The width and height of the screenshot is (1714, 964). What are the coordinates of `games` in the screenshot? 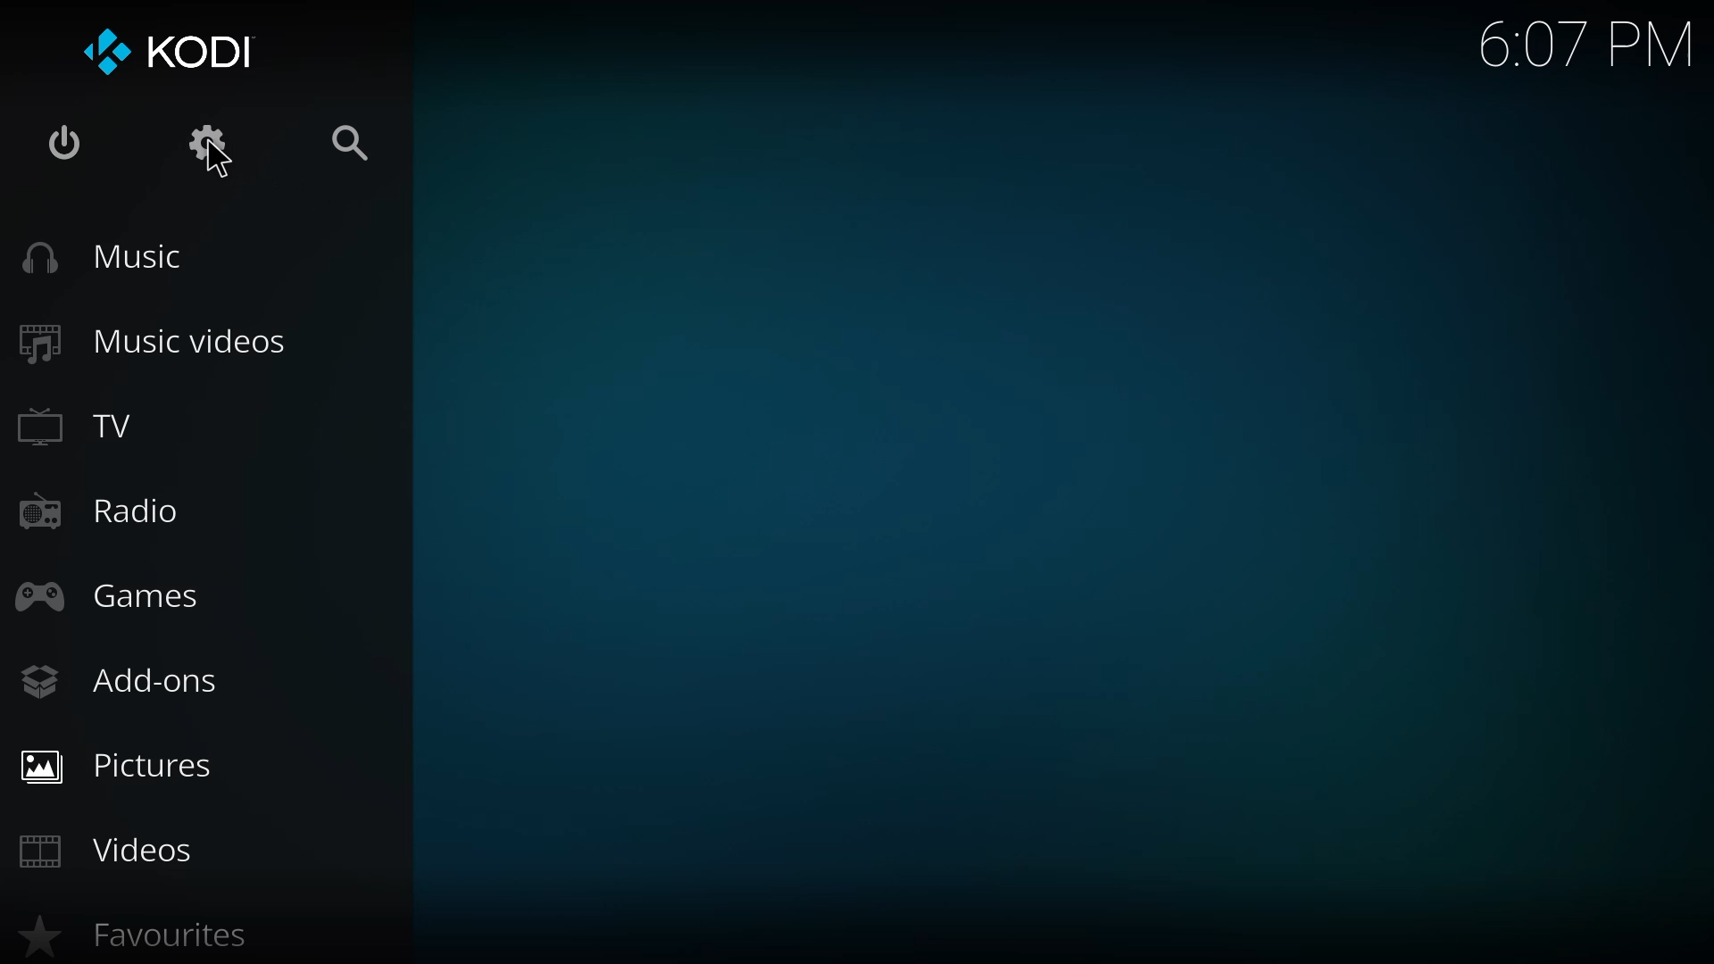 It's located at (118, 598).